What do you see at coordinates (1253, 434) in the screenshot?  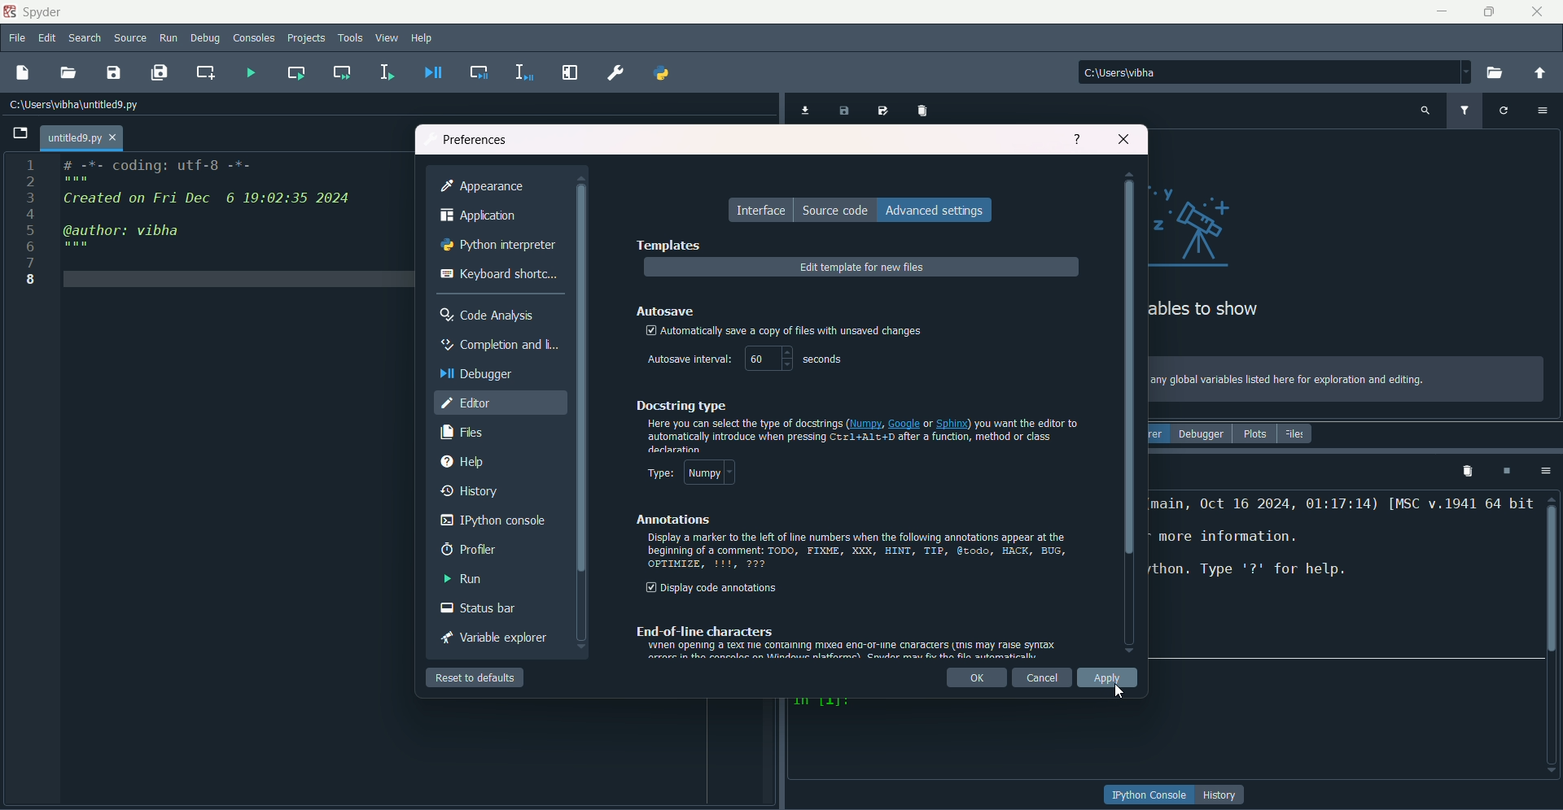 I see `plots` at bounding box center [1253, 434].